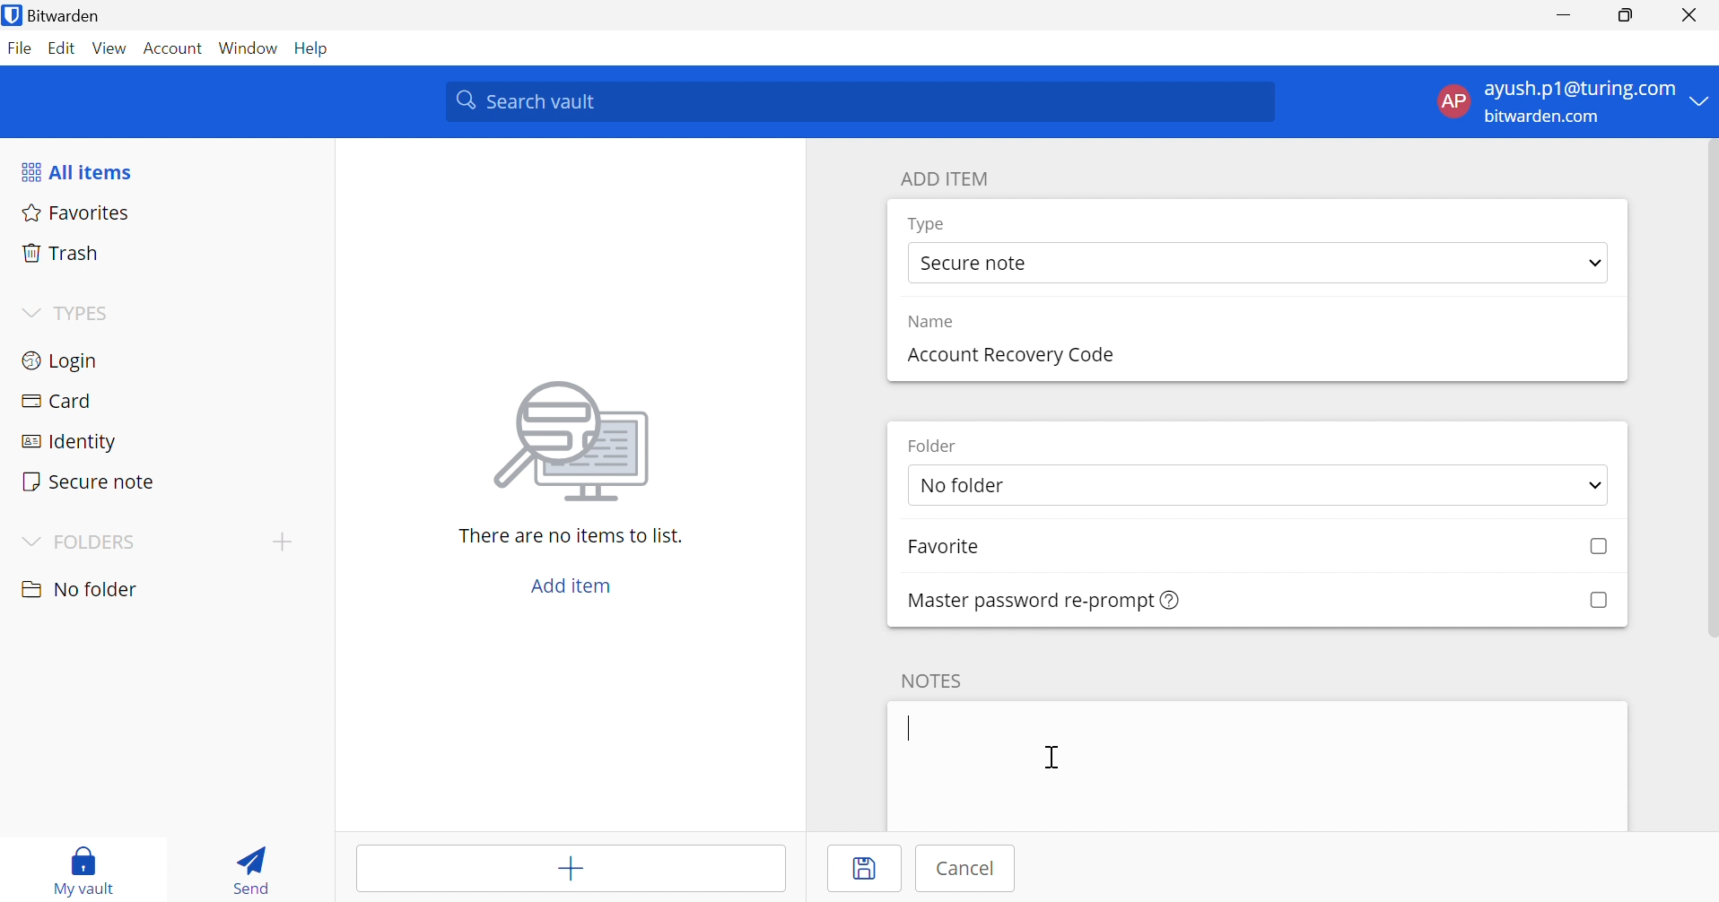 Image resolution: width=1719 pixels, height=902 pixels. I want to click on Login, so click(58, 363).